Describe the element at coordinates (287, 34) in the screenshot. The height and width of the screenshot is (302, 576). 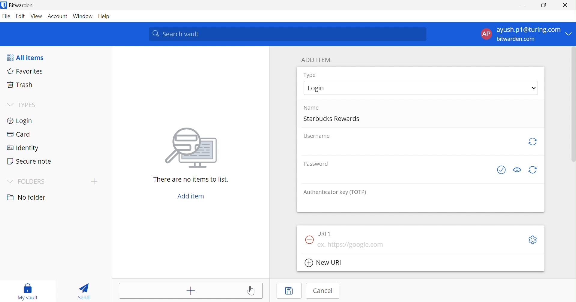
I see `Search vault` at that location.